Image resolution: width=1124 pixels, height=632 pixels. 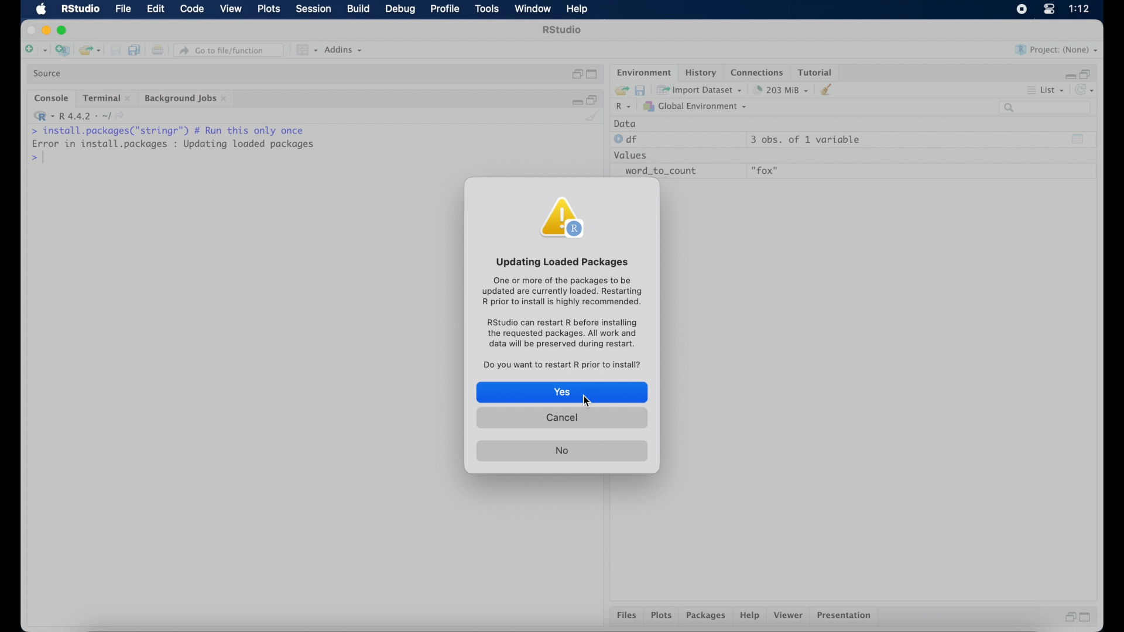 I want to click on view in pane, so click(x=306, y=50).